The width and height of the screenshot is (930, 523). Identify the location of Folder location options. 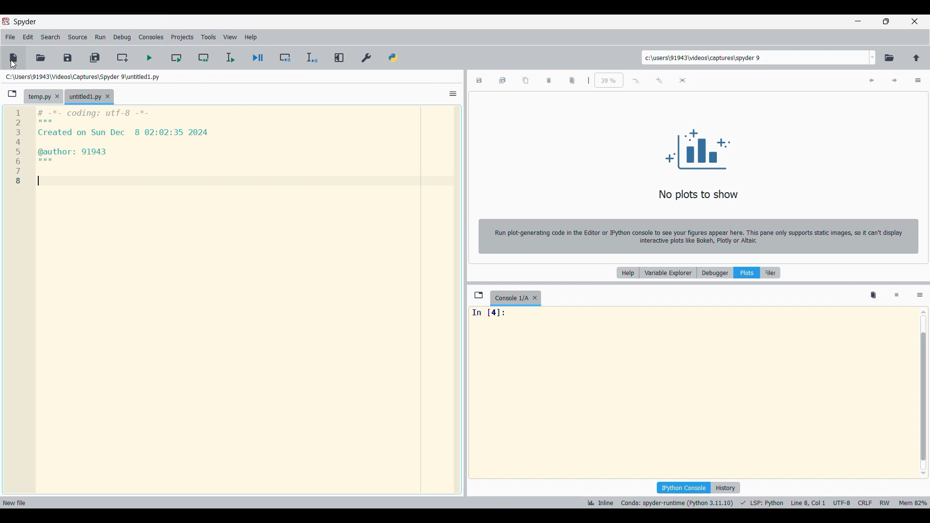
(873, 58).